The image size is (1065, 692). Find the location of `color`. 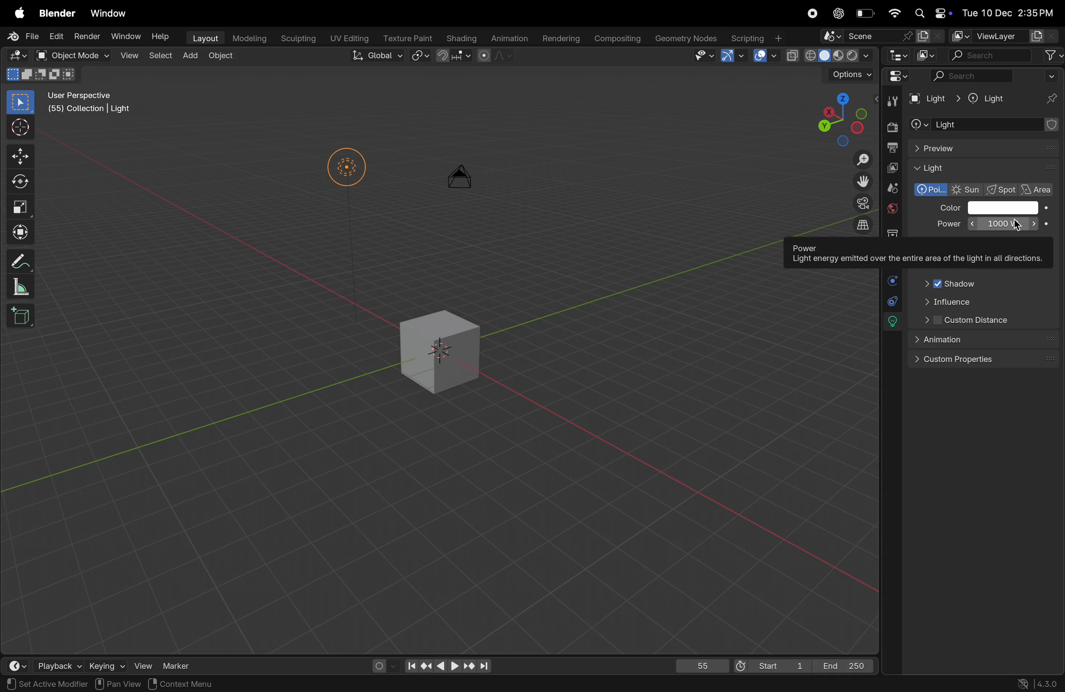

color is located at coordinates (1009, 207).